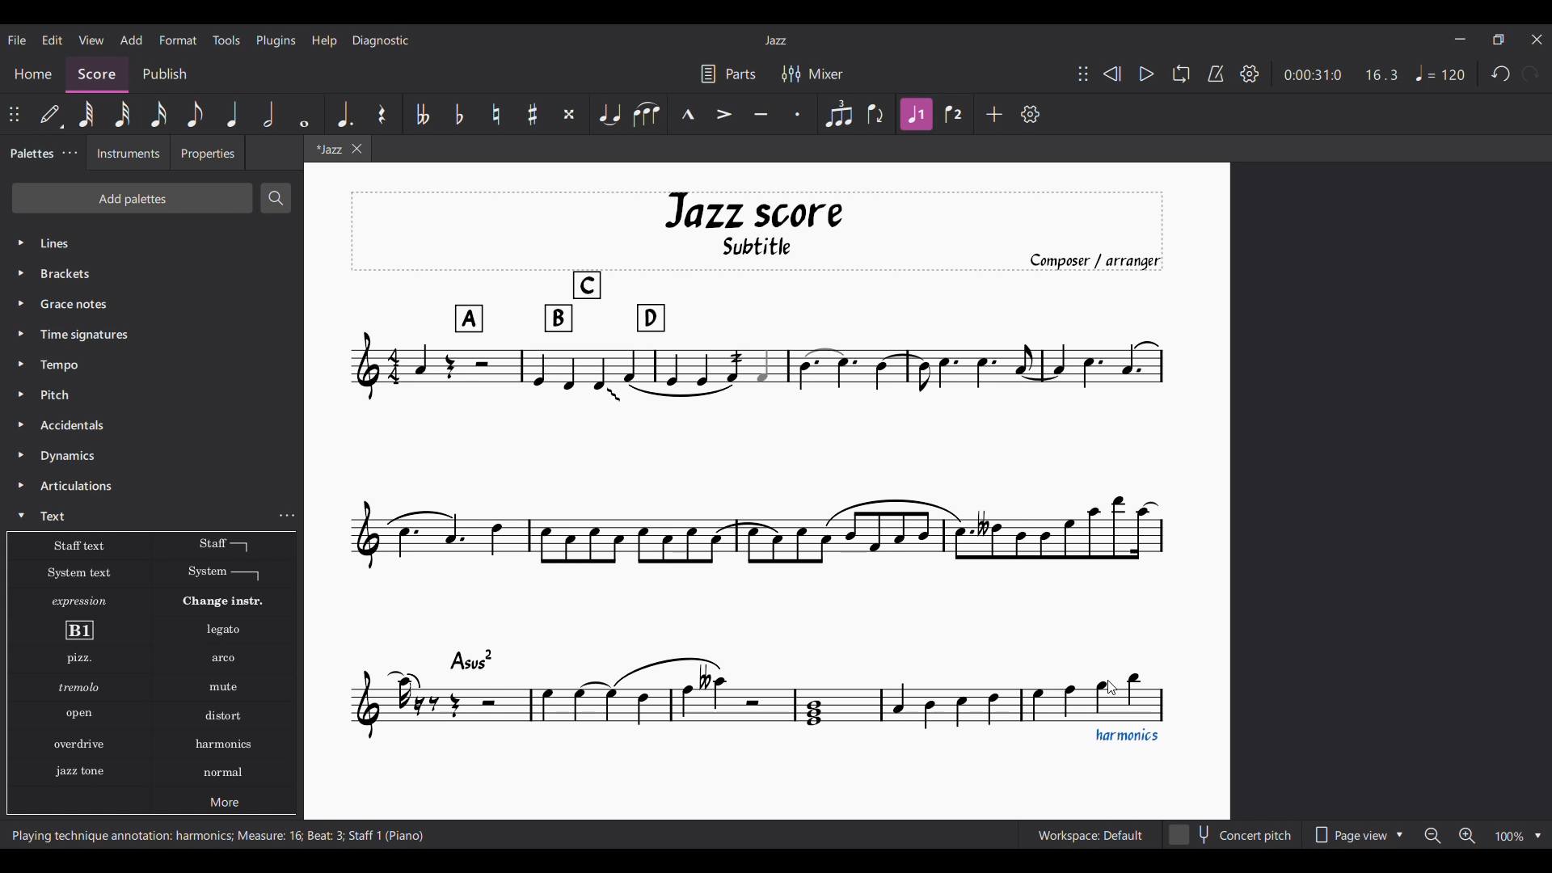 Image resolution: width=1552 pixels, height=873 pixels. I want to click on Music Notes, so click(763, 697).